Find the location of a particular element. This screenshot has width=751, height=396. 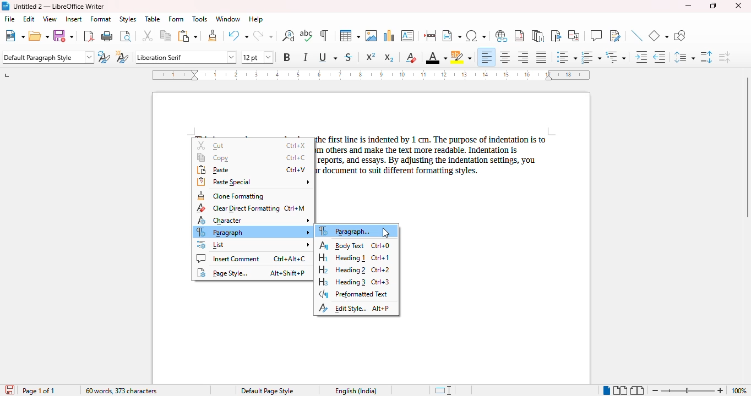

select outline format is located at coordinates (616, 57).